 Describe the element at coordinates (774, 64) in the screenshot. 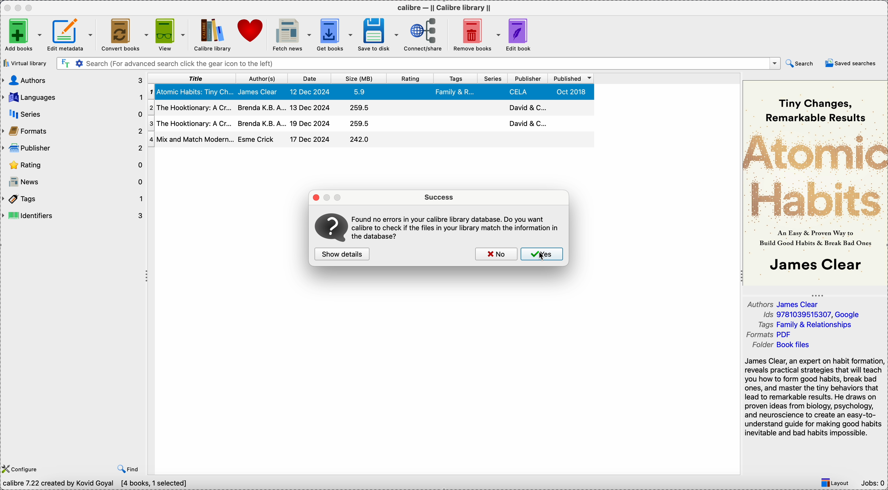

I see `options` at that location.